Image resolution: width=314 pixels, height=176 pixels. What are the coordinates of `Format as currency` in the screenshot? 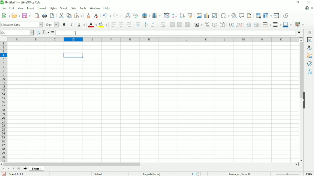 It's located at (198, 25).